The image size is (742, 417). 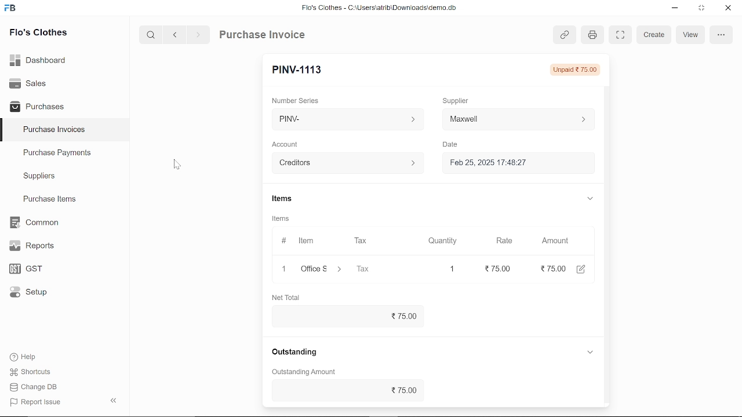 What do you see at coordinates (38, 33) in the screenshot?
I see `Flo's Clothes` at bounding box center [38, 33].